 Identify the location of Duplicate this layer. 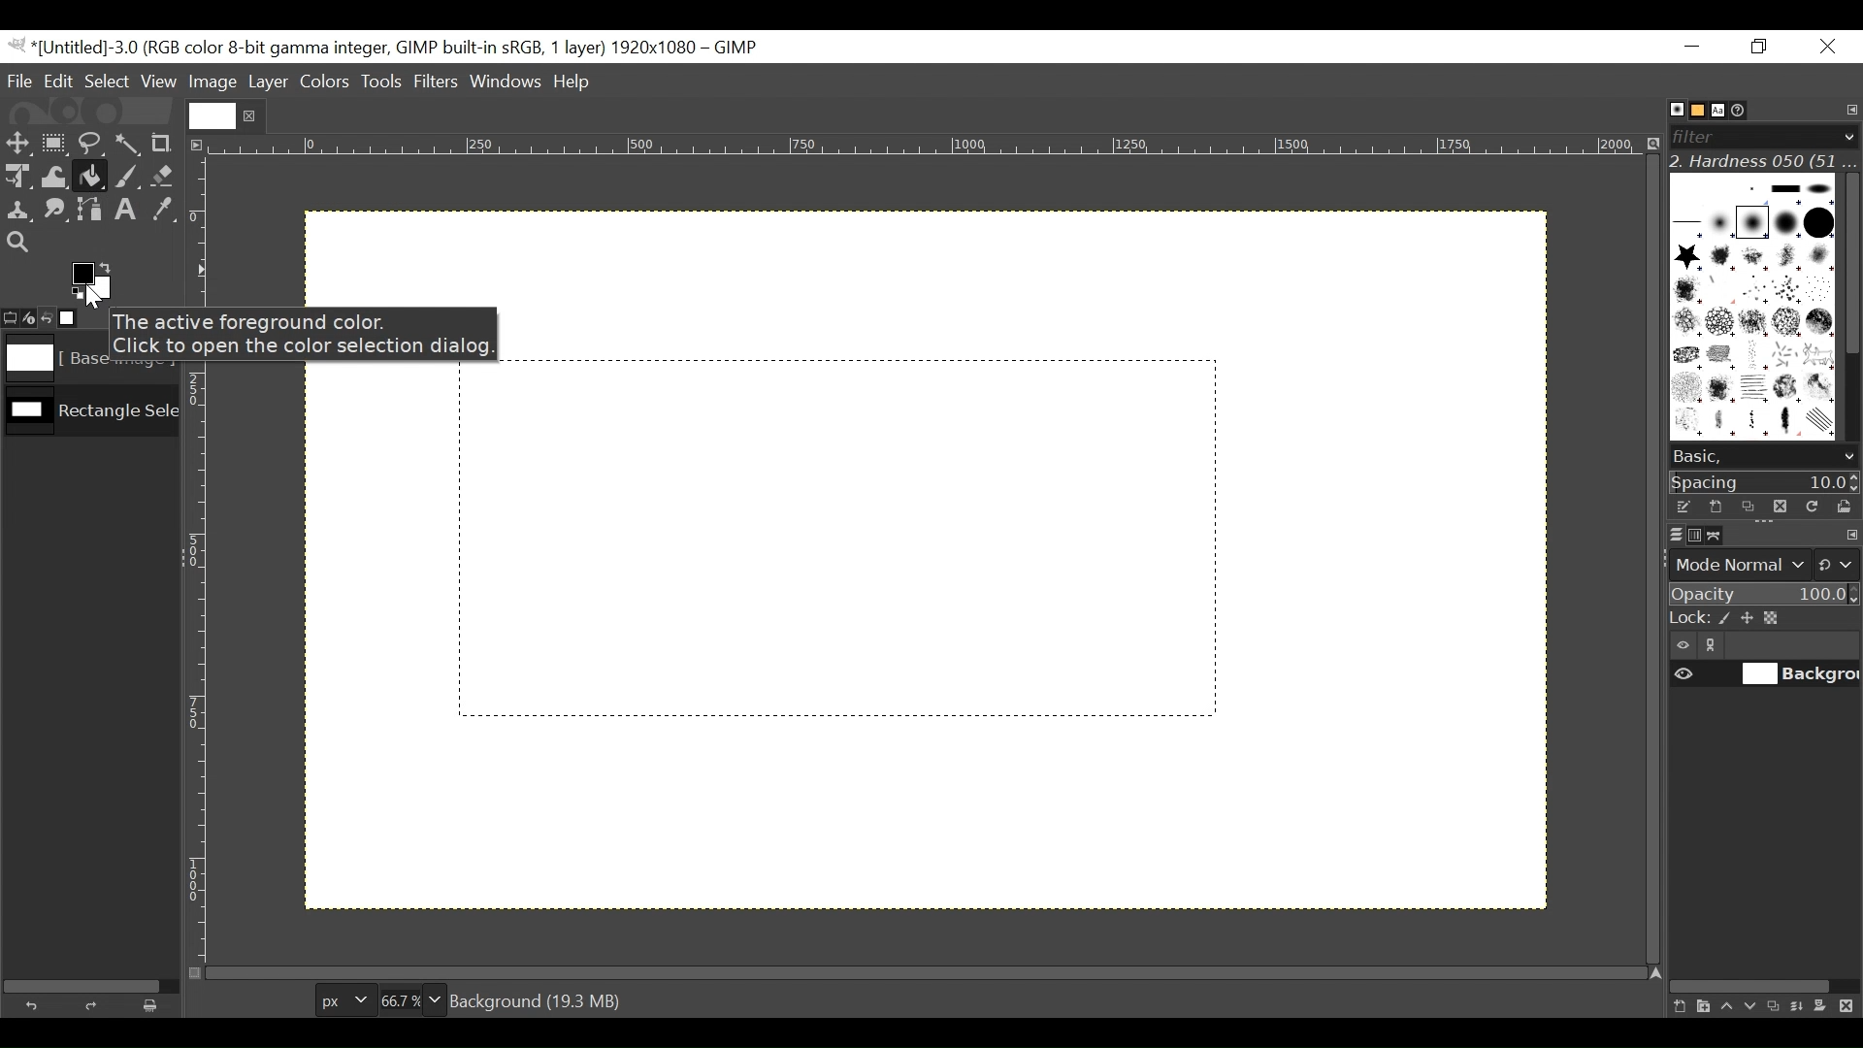
(1777, 1006).